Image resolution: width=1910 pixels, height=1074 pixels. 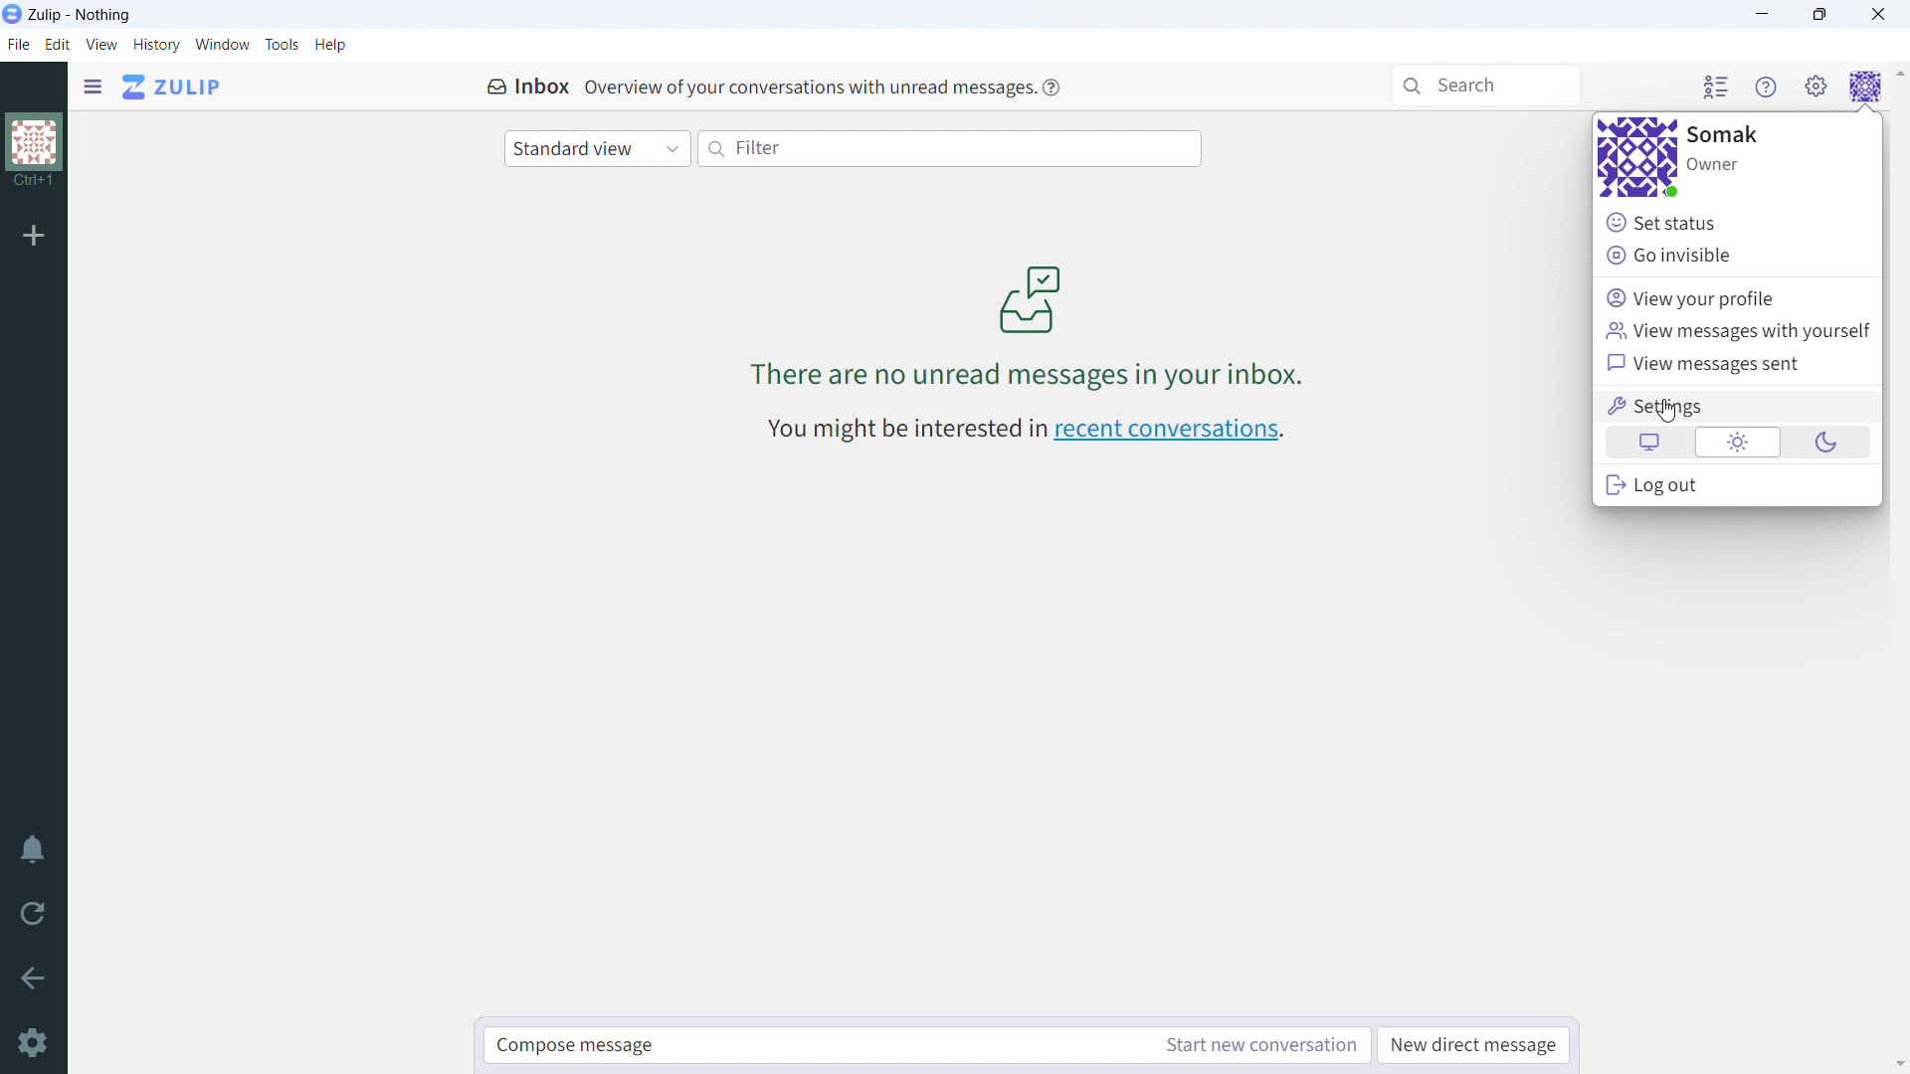 What do you see at coordinates (1898, 1063) in the screenshot?
I see `scroll down` at bounding box center [1898, 1063].